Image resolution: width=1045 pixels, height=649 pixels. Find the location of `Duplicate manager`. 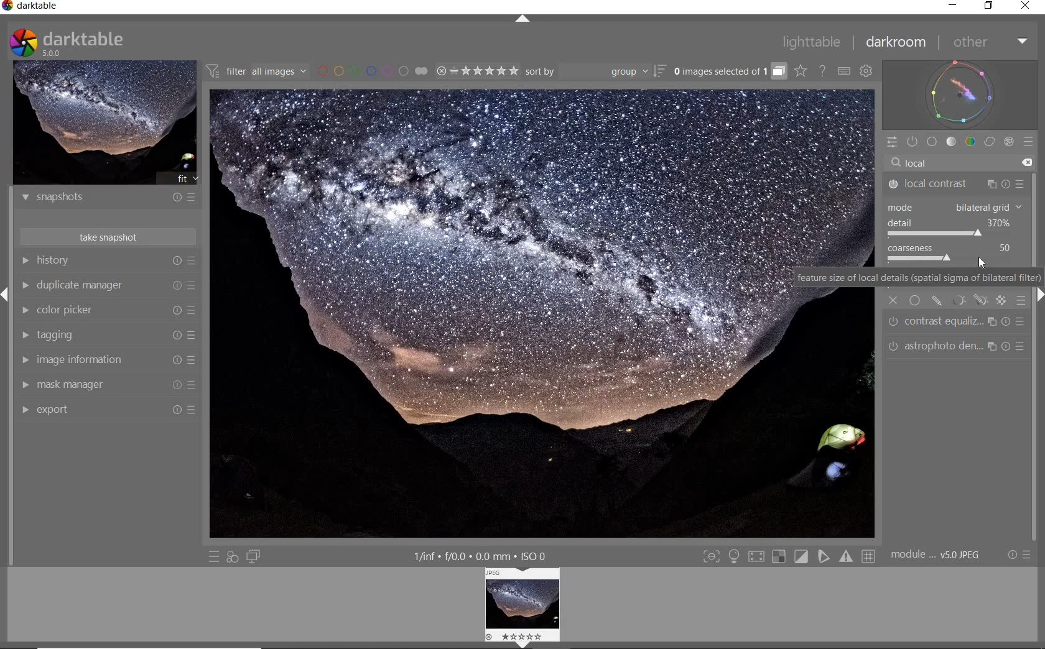

Duplicate manager is located at coordinates (83, 283).